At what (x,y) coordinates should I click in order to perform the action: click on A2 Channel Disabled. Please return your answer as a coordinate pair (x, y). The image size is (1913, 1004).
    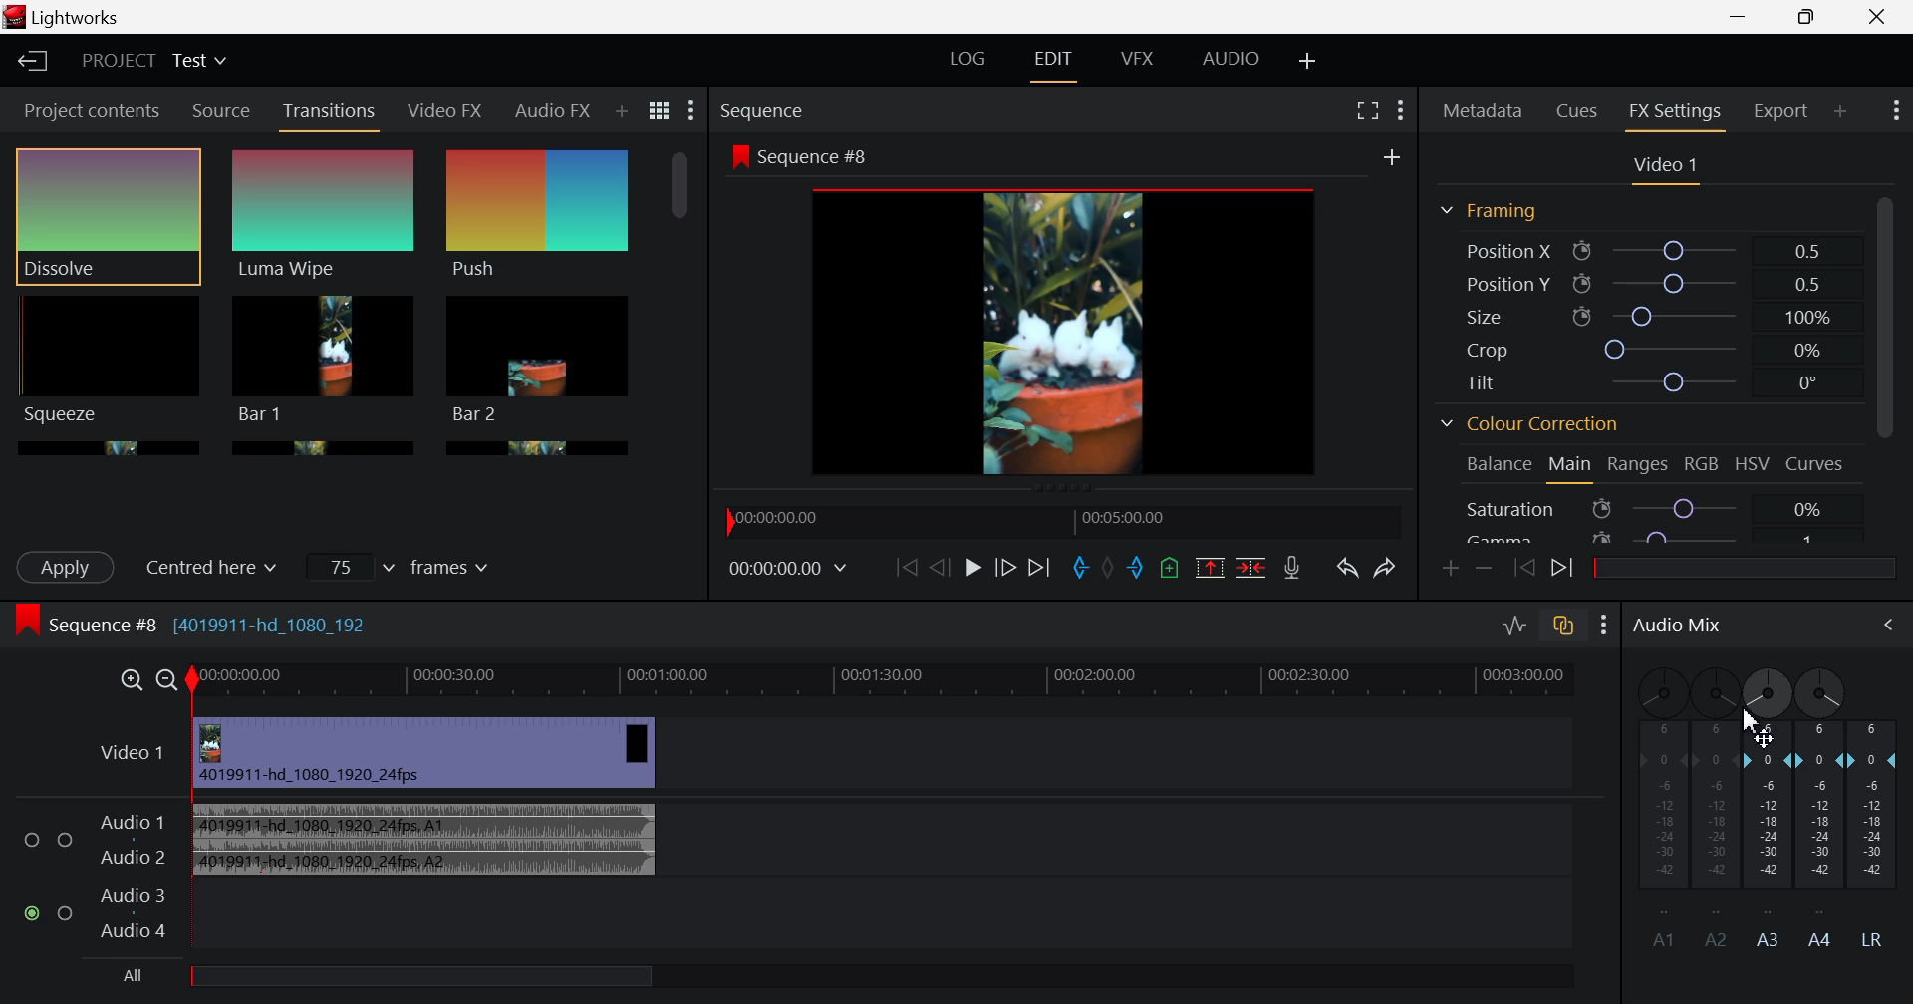
    Looking at the image, I should click on (1715, 806).